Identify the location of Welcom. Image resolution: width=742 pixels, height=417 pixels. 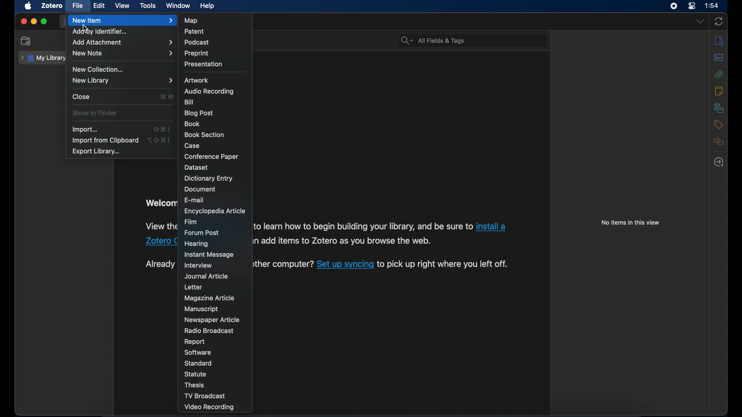
(159, 203).